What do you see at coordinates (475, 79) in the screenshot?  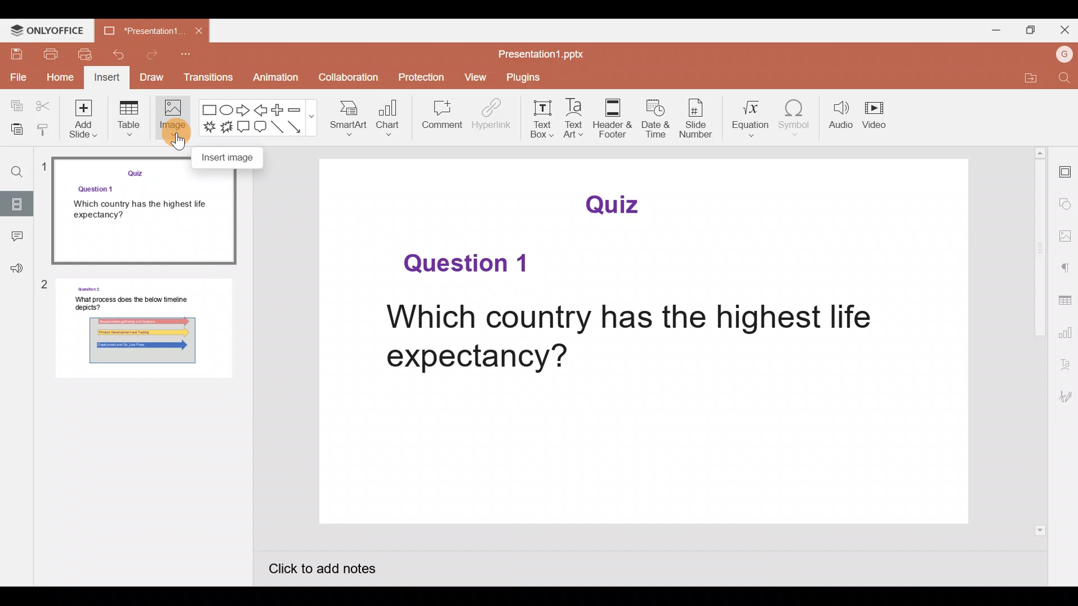 I see `View` at bounding box center [475, 79].